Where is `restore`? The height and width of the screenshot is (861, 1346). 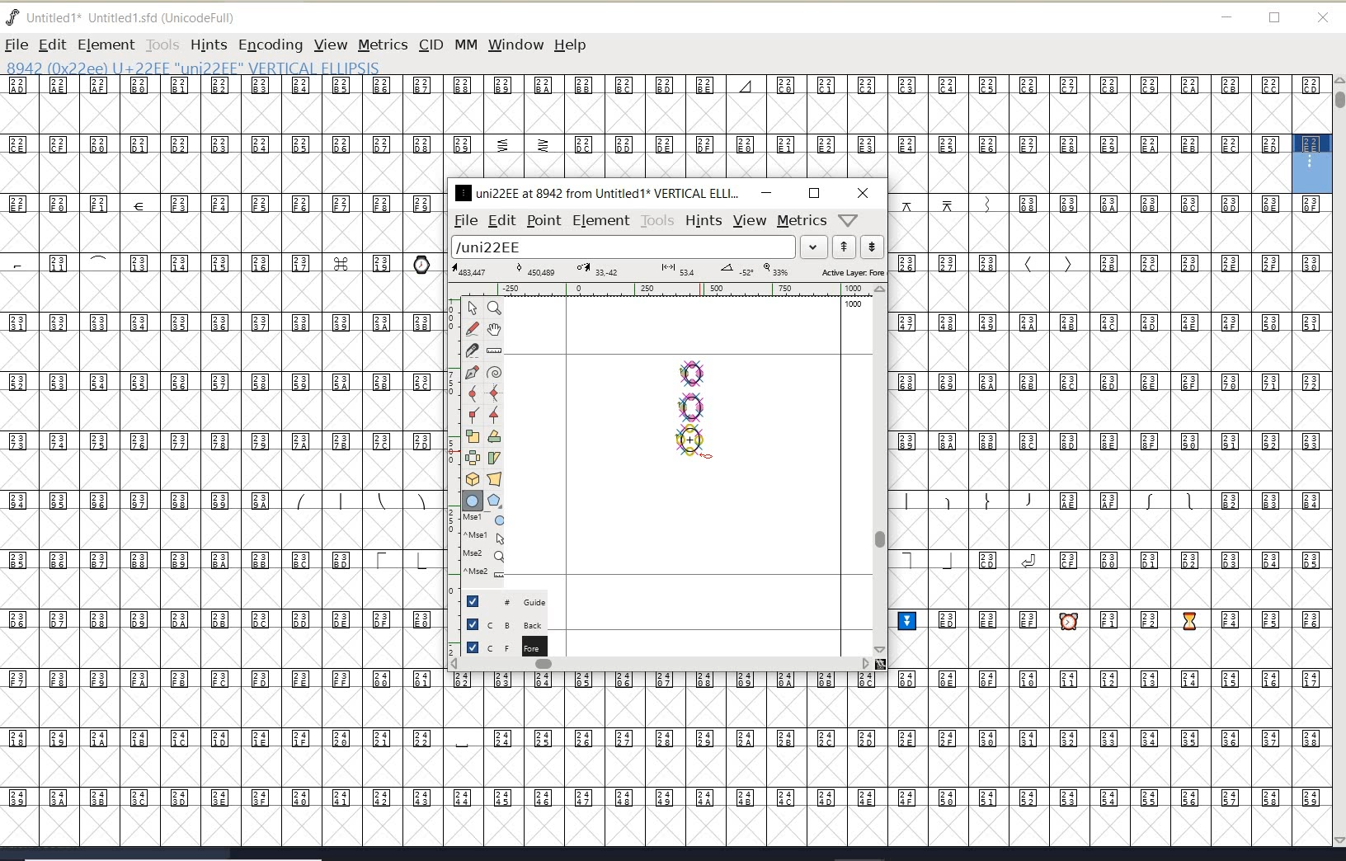
restore is located at coordinates (1275, 19).